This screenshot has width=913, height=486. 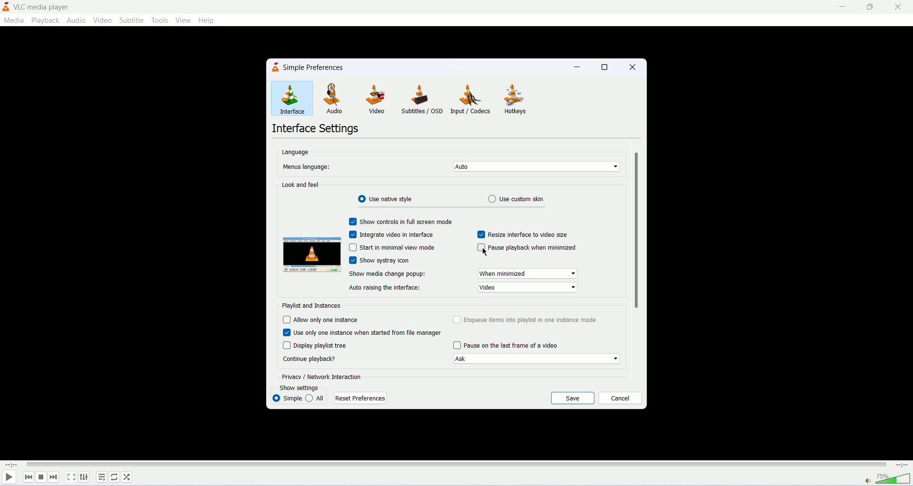 I want to click on display playlist tree, so click(x=323, y=347).